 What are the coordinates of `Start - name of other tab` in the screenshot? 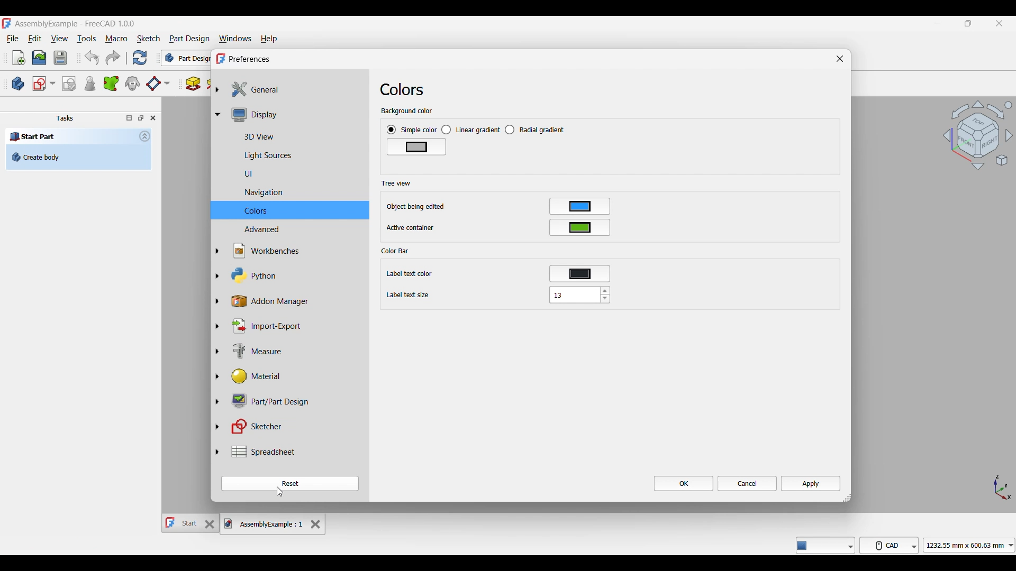 It's located at (182, 523).